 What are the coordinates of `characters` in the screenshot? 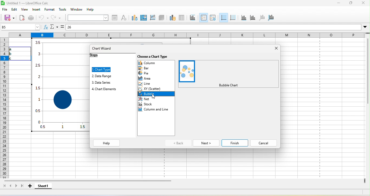 It's located at (124, 17).